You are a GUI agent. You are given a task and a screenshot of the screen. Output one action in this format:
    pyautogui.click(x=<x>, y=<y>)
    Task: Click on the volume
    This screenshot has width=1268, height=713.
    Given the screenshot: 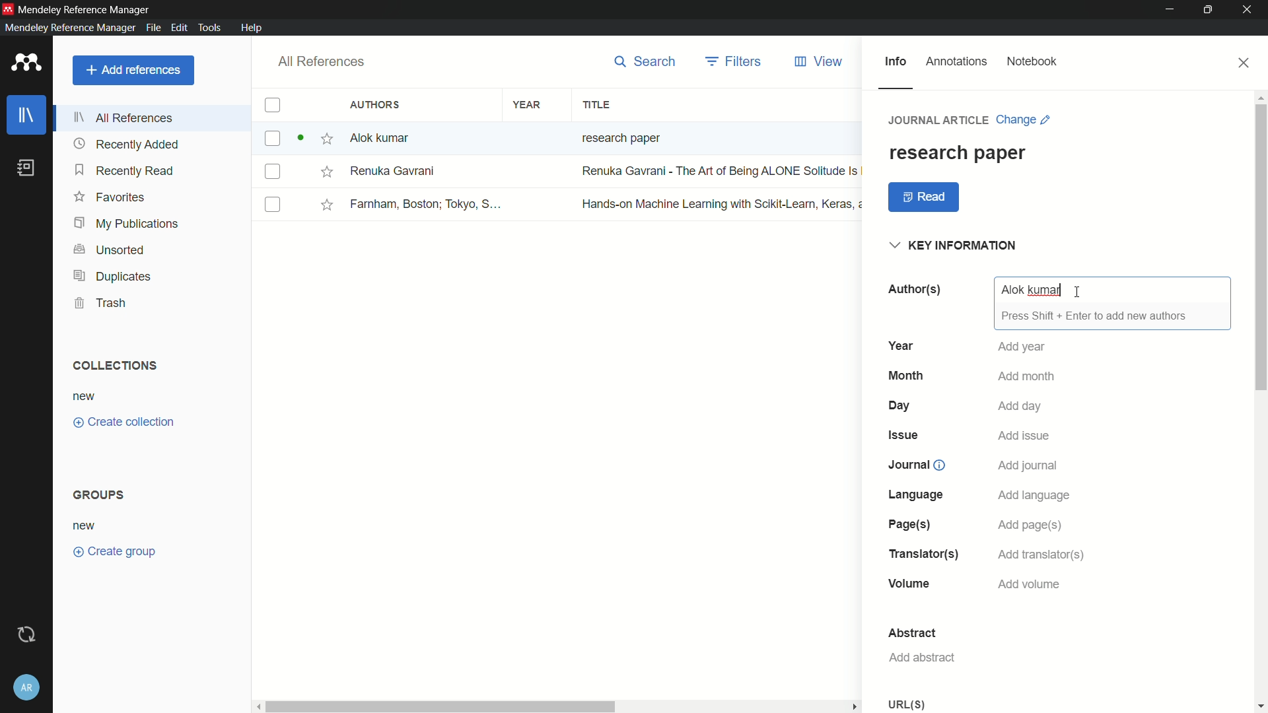 What is the action you would take?
    pyautogui.click(x=909, y=584)
    